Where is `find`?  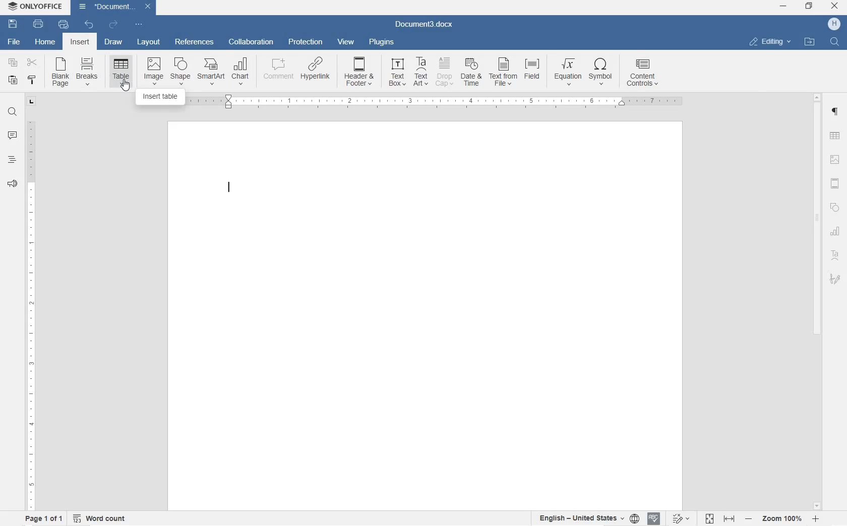 find is located at coordinates (836, 42).